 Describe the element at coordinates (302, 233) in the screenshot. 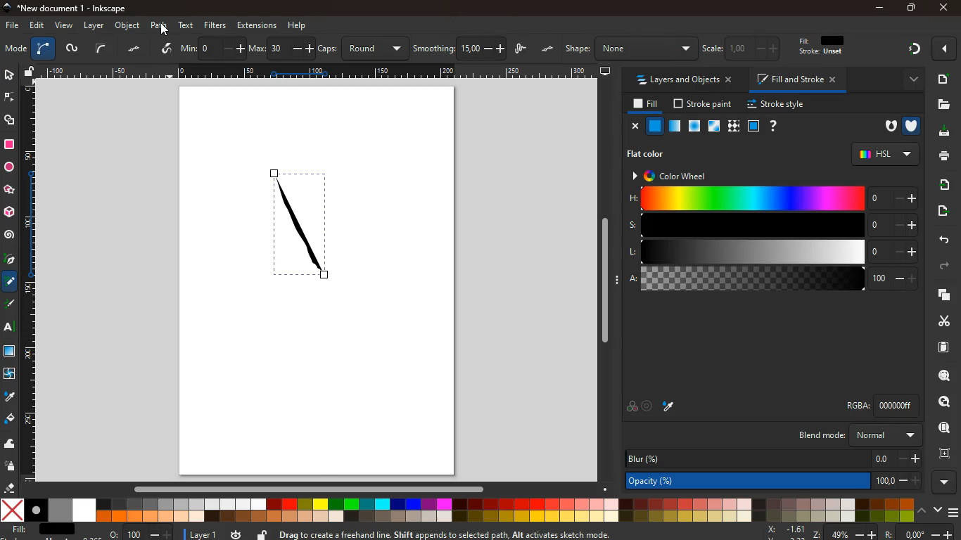

I see `draw` at that location.